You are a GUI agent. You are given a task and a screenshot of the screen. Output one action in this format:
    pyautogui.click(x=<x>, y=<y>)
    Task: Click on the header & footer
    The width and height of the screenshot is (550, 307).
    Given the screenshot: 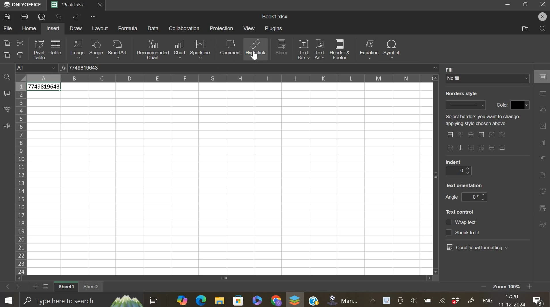 What is the action you would take?
    pyautogui.click(x=340, y=49)
    